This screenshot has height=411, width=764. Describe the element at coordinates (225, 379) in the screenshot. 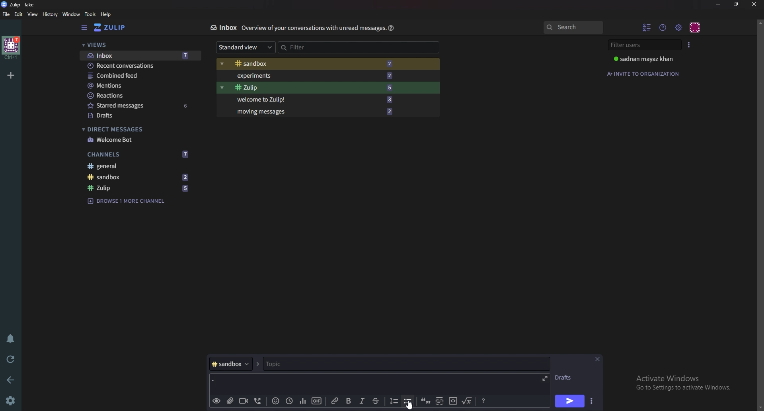

I see `Bullet point` at that location.